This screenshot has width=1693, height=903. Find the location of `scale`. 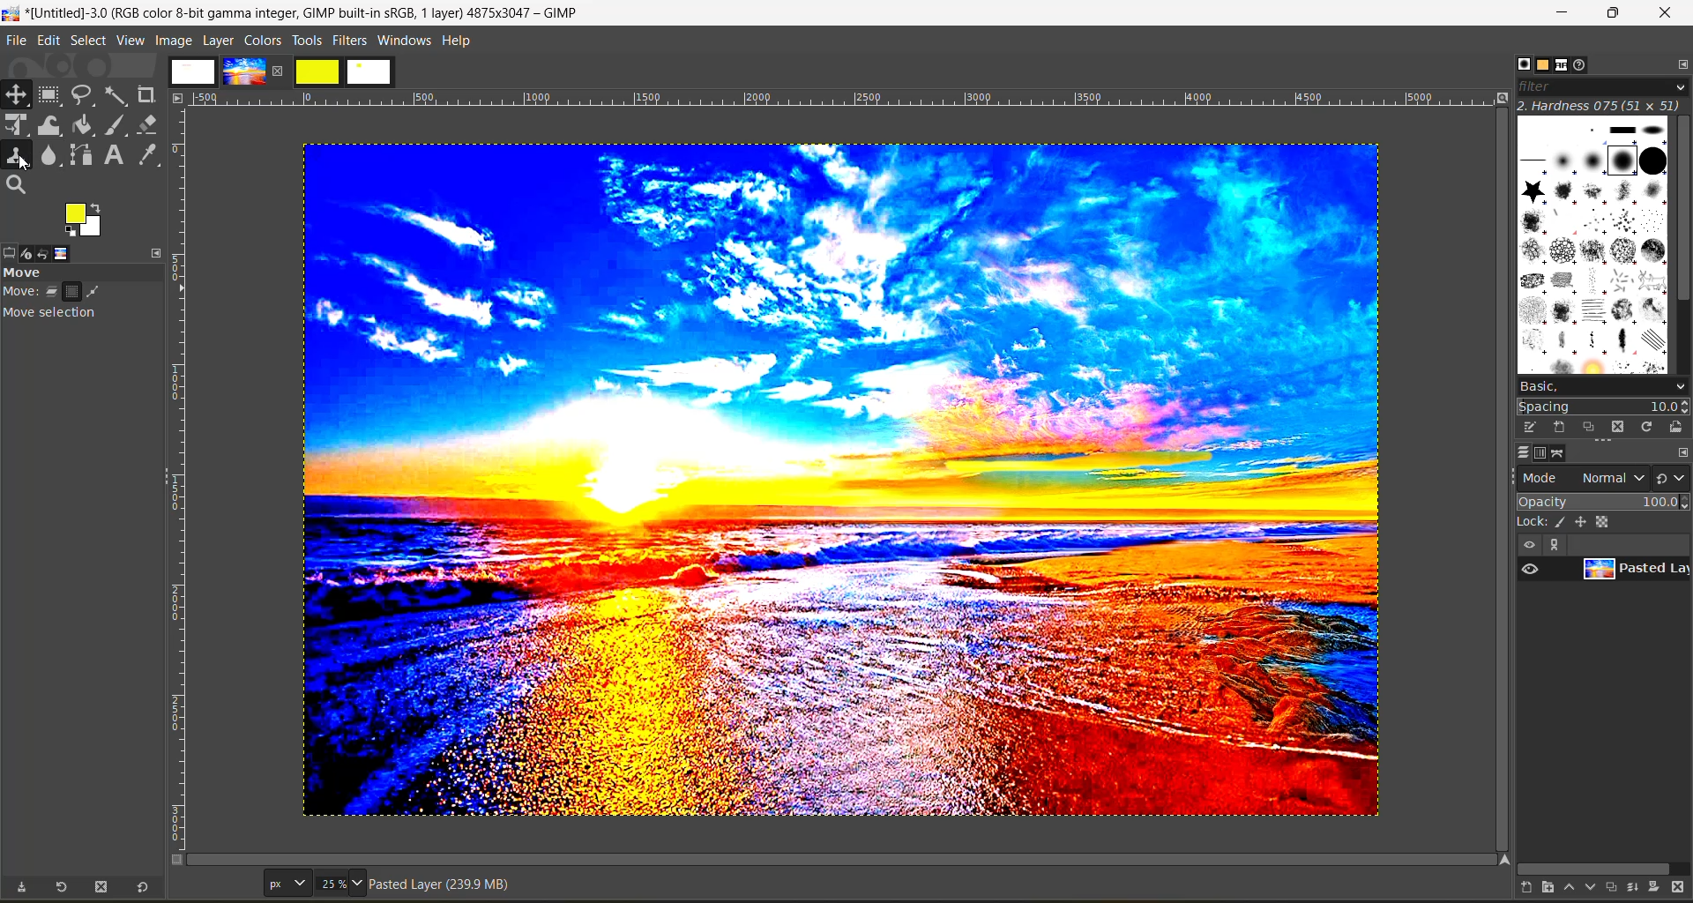

scale is located at coordinates (17, 126).